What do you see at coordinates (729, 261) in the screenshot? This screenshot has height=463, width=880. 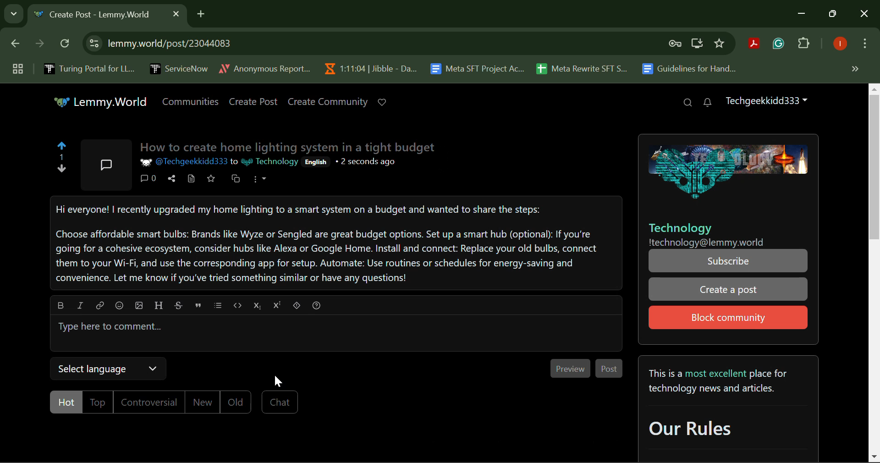 I see `Subscribe Button` at bounding box center [729, 261].